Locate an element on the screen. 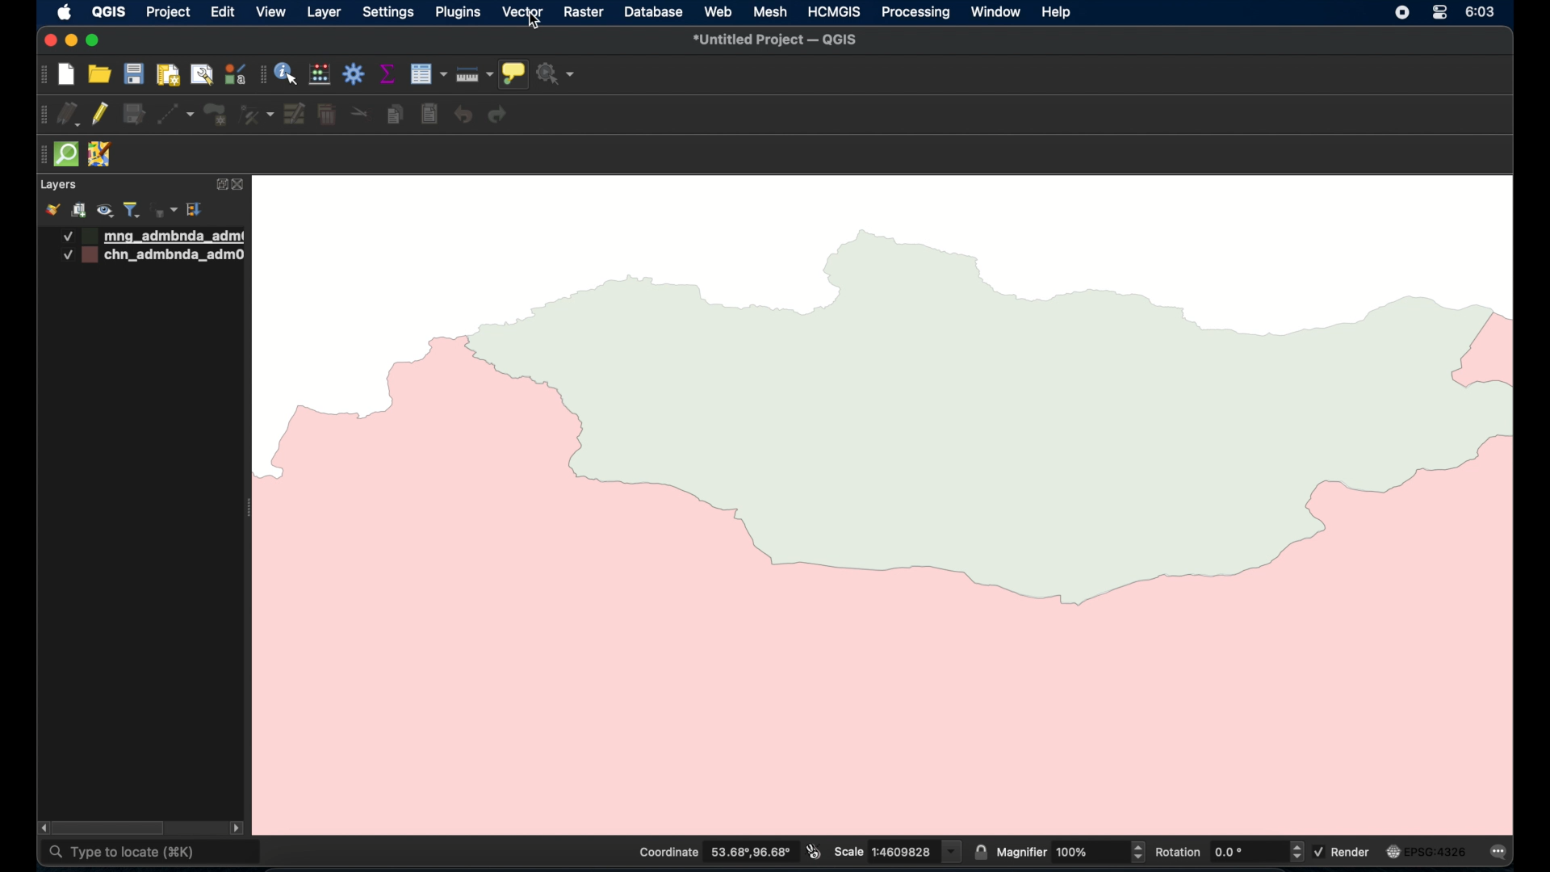 This screenshot has height=872, width=1550. help is located at coordinates (1058, 13).